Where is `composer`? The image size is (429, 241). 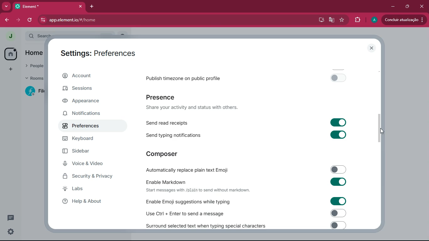
composer is located at coordinates (163, 153).